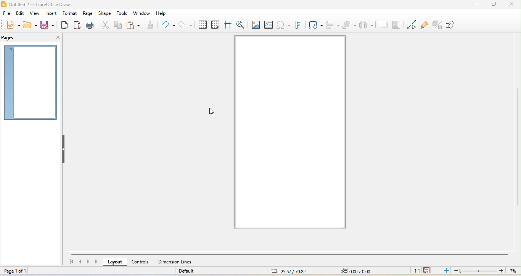 The width and height of the screenshot is (521, 276). What do you see at coordinates (256, 24) in the screenshot?
I see `image` at bounding box center [256, 24].